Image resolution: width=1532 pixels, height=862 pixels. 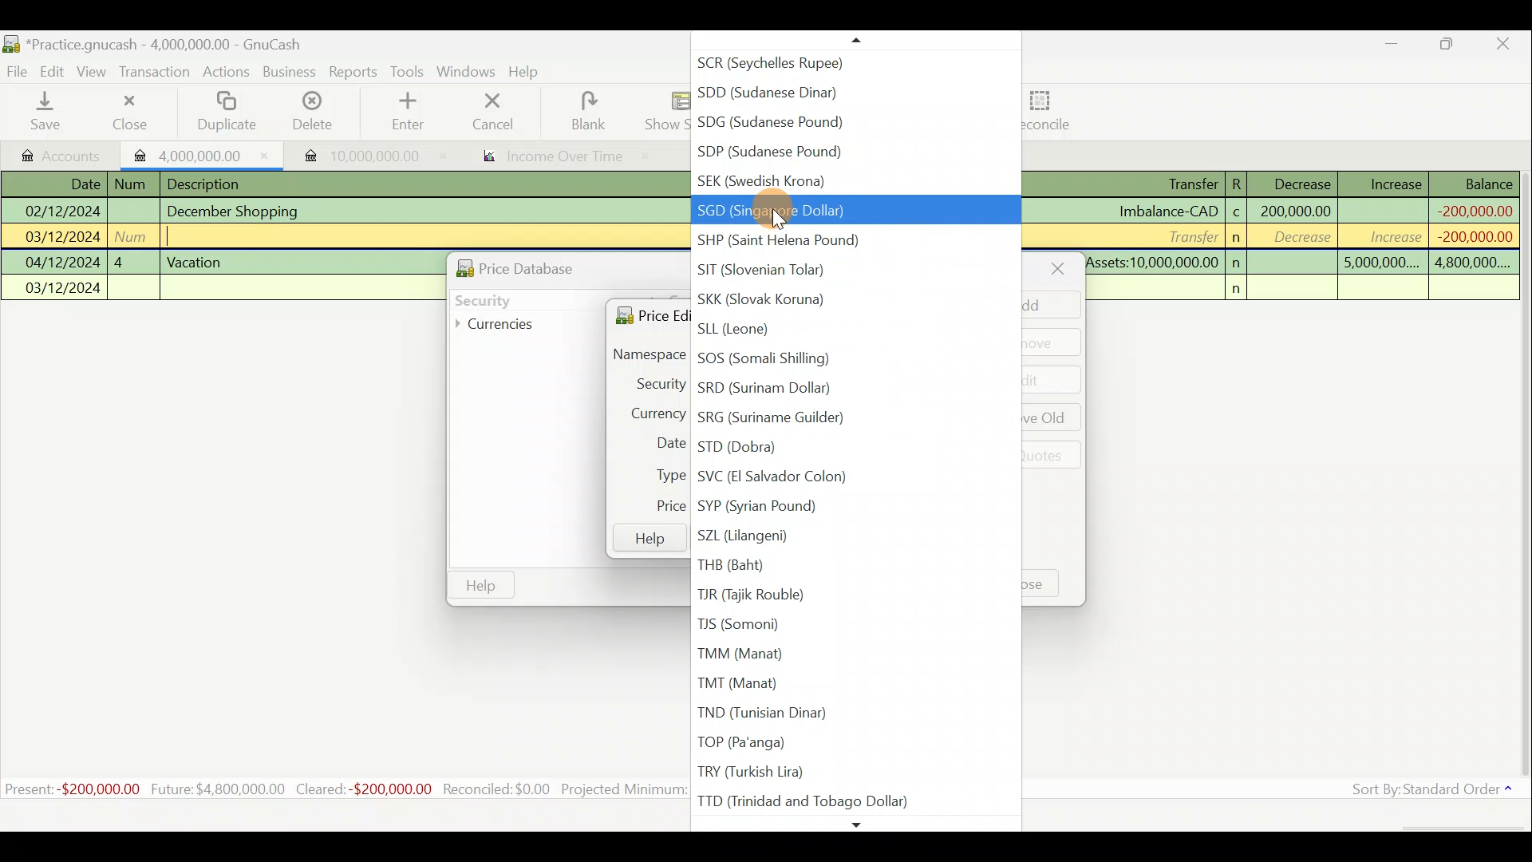 I want to click on Security, so click(x=515, y=299).